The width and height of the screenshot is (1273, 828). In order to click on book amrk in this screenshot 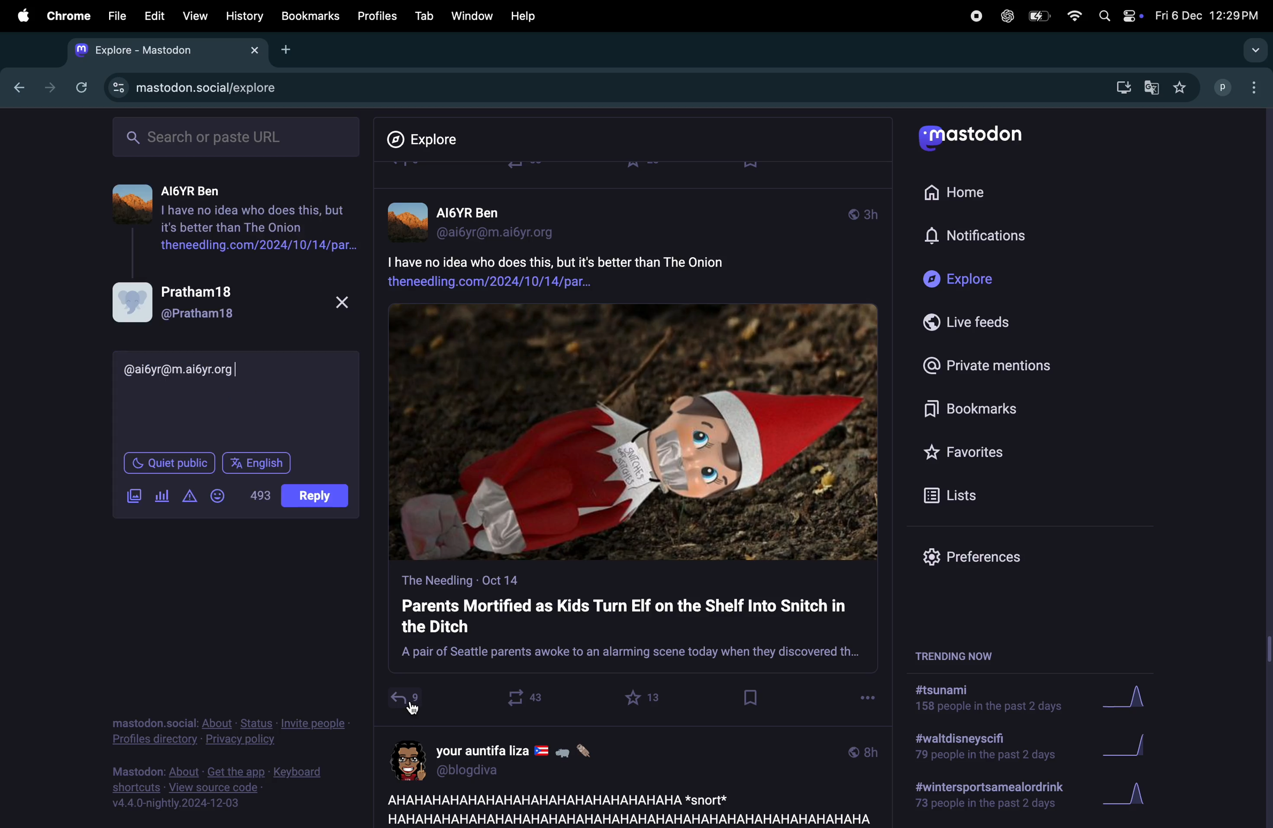, I will do `click(752, 697)`.